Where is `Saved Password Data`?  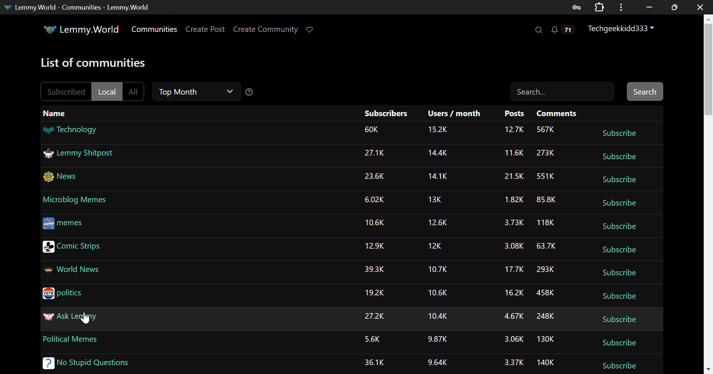 Saved Password Data is located at coordinates (576, 7).